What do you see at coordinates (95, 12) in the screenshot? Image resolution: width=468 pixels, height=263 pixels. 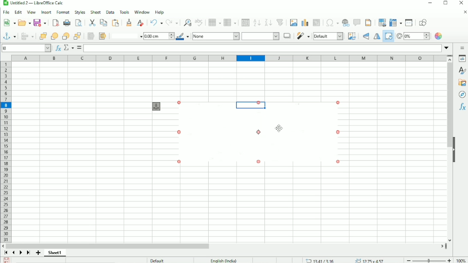 I see `Sheet` at bounding box center [95, 12].